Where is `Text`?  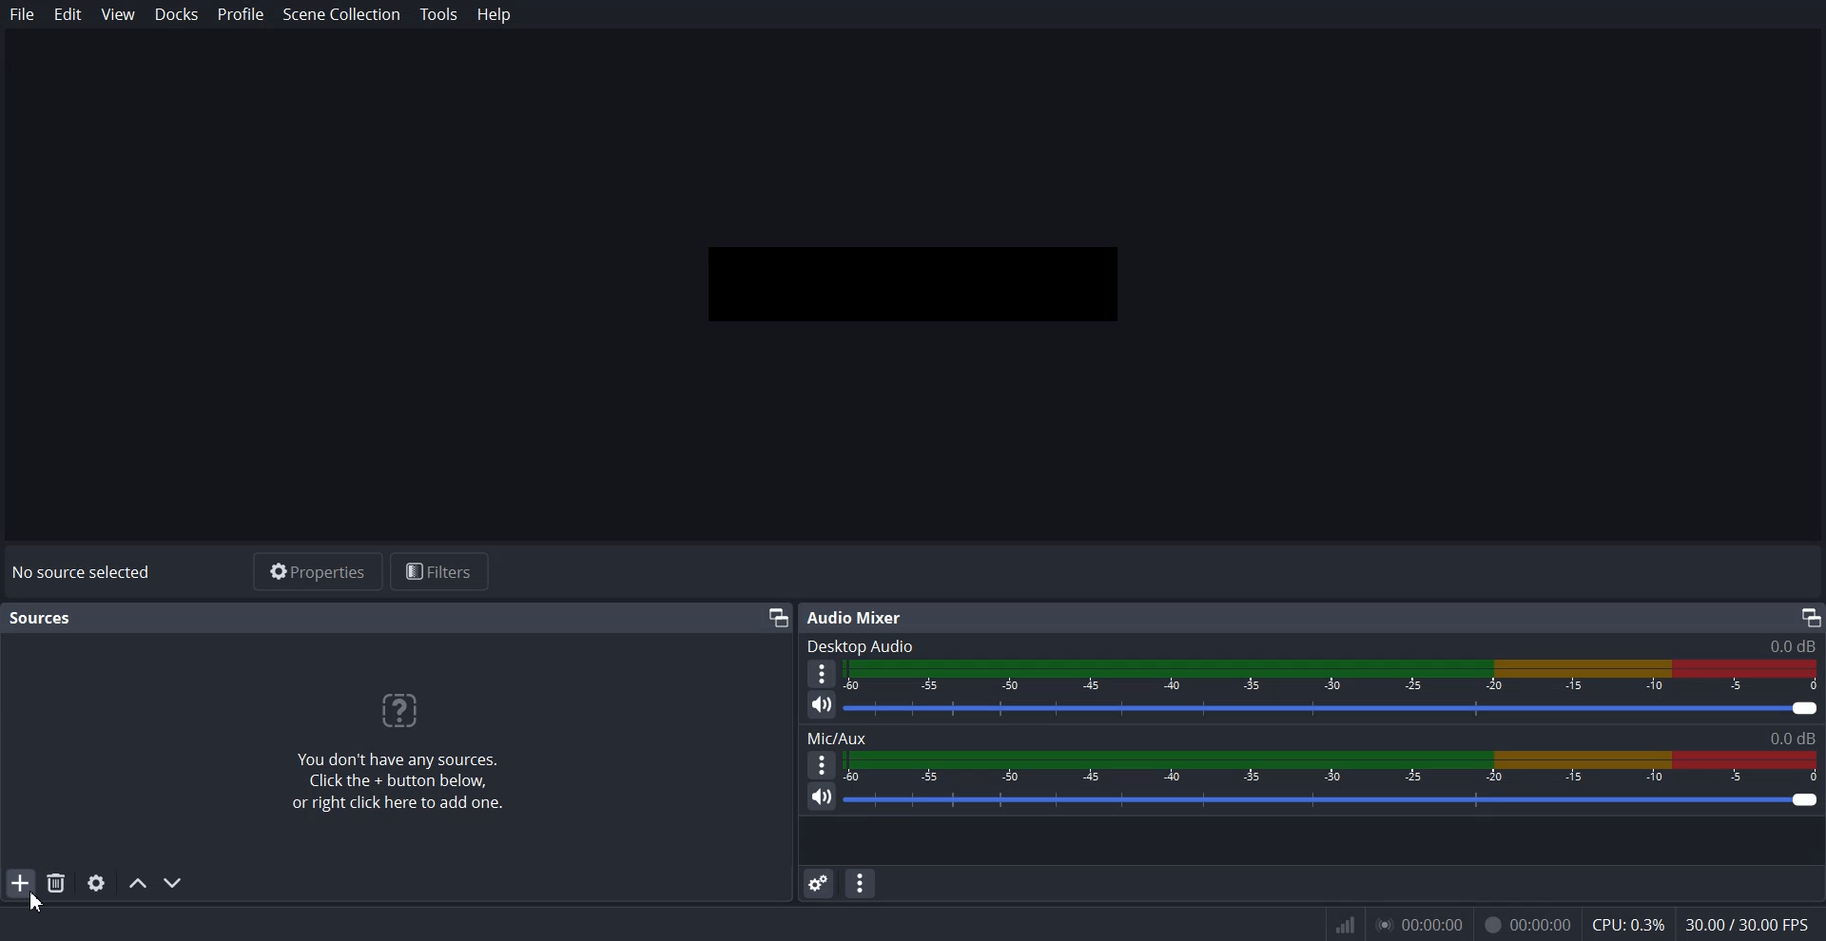
Text is located at coordinates (854, 618).